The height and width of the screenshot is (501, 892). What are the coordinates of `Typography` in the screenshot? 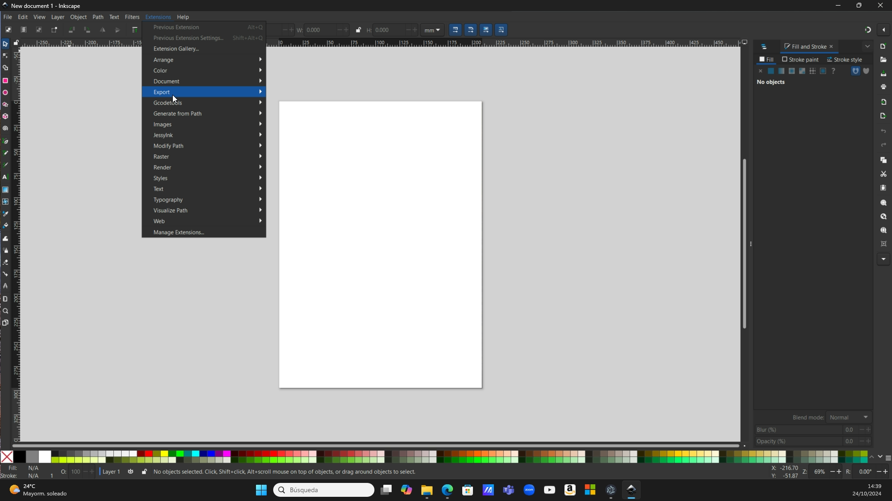 It's located at (206, 200).